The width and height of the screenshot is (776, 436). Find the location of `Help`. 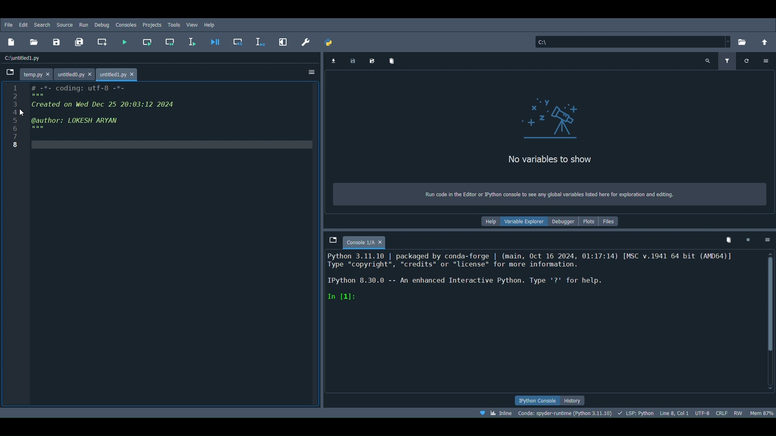

Help is located at coordinates (210, 24).